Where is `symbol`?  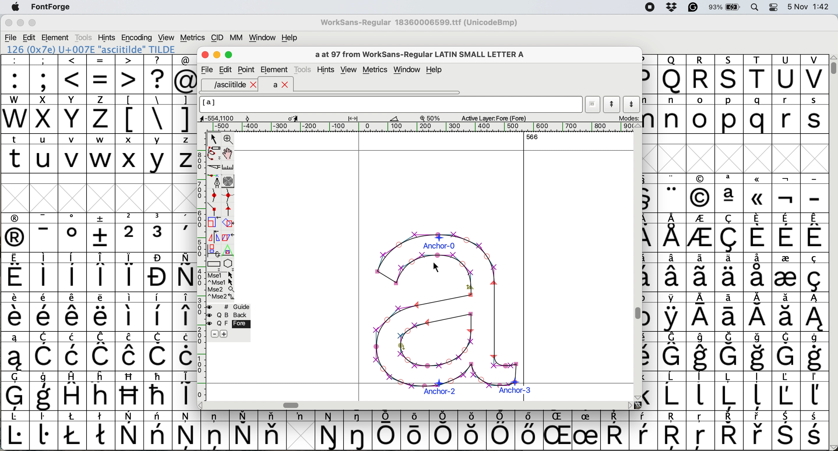 symbol is located at coordinates (729, 312).